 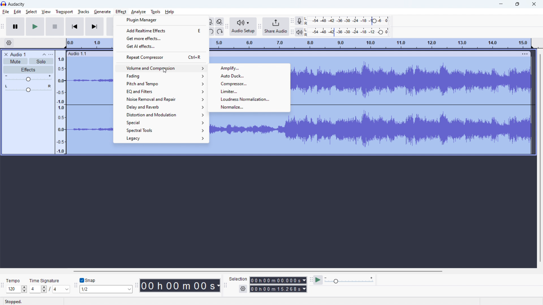 What do you see at coordinates (160, 68) in the screenshot?
I see `volume and compression` at bounding box center [160, 68].